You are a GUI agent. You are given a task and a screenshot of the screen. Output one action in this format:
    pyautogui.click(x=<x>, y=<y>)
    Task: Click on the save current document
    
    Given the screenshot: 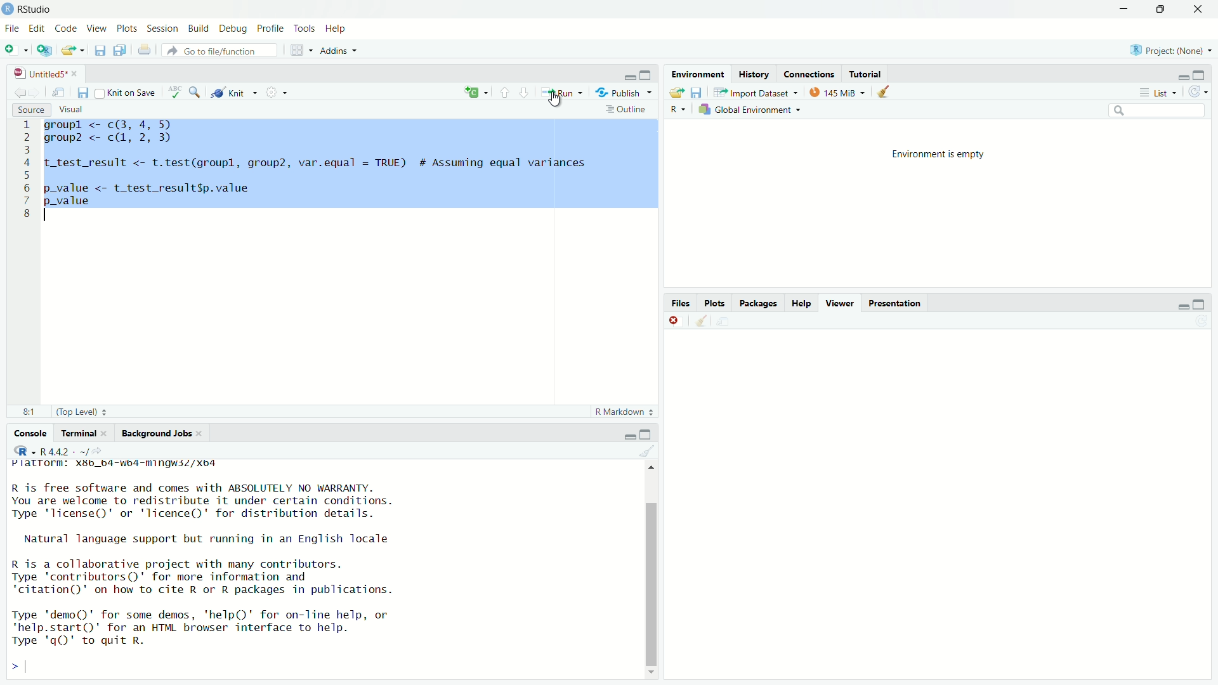 What is the action you would take?
    pyautogui.click(x=100, y=50)
    